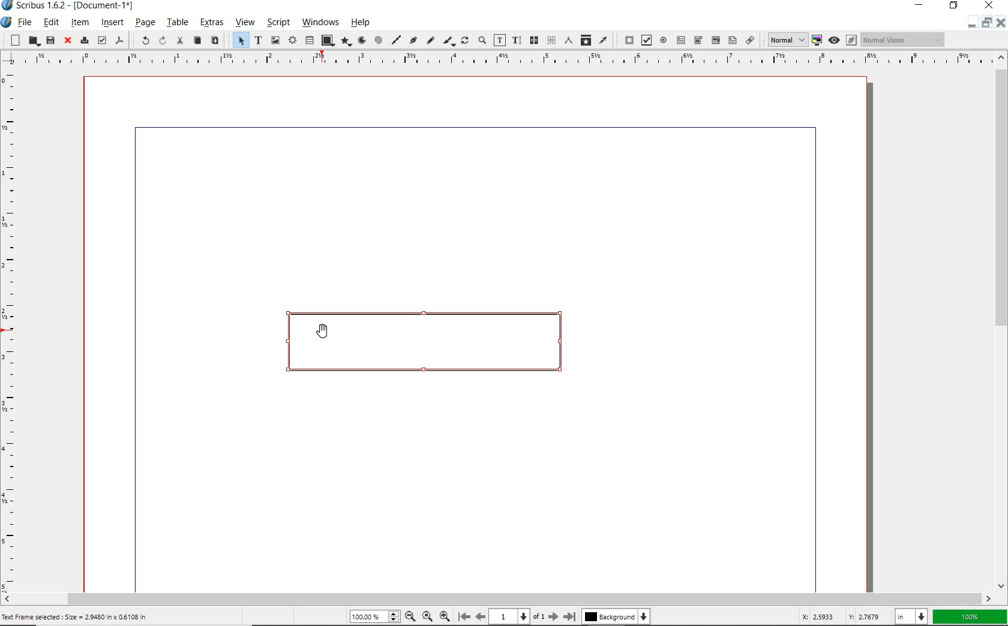  What do you see at coordinates (532, 40) in the screenshot?
I see `link text frames` at bounding box center [532, 40].